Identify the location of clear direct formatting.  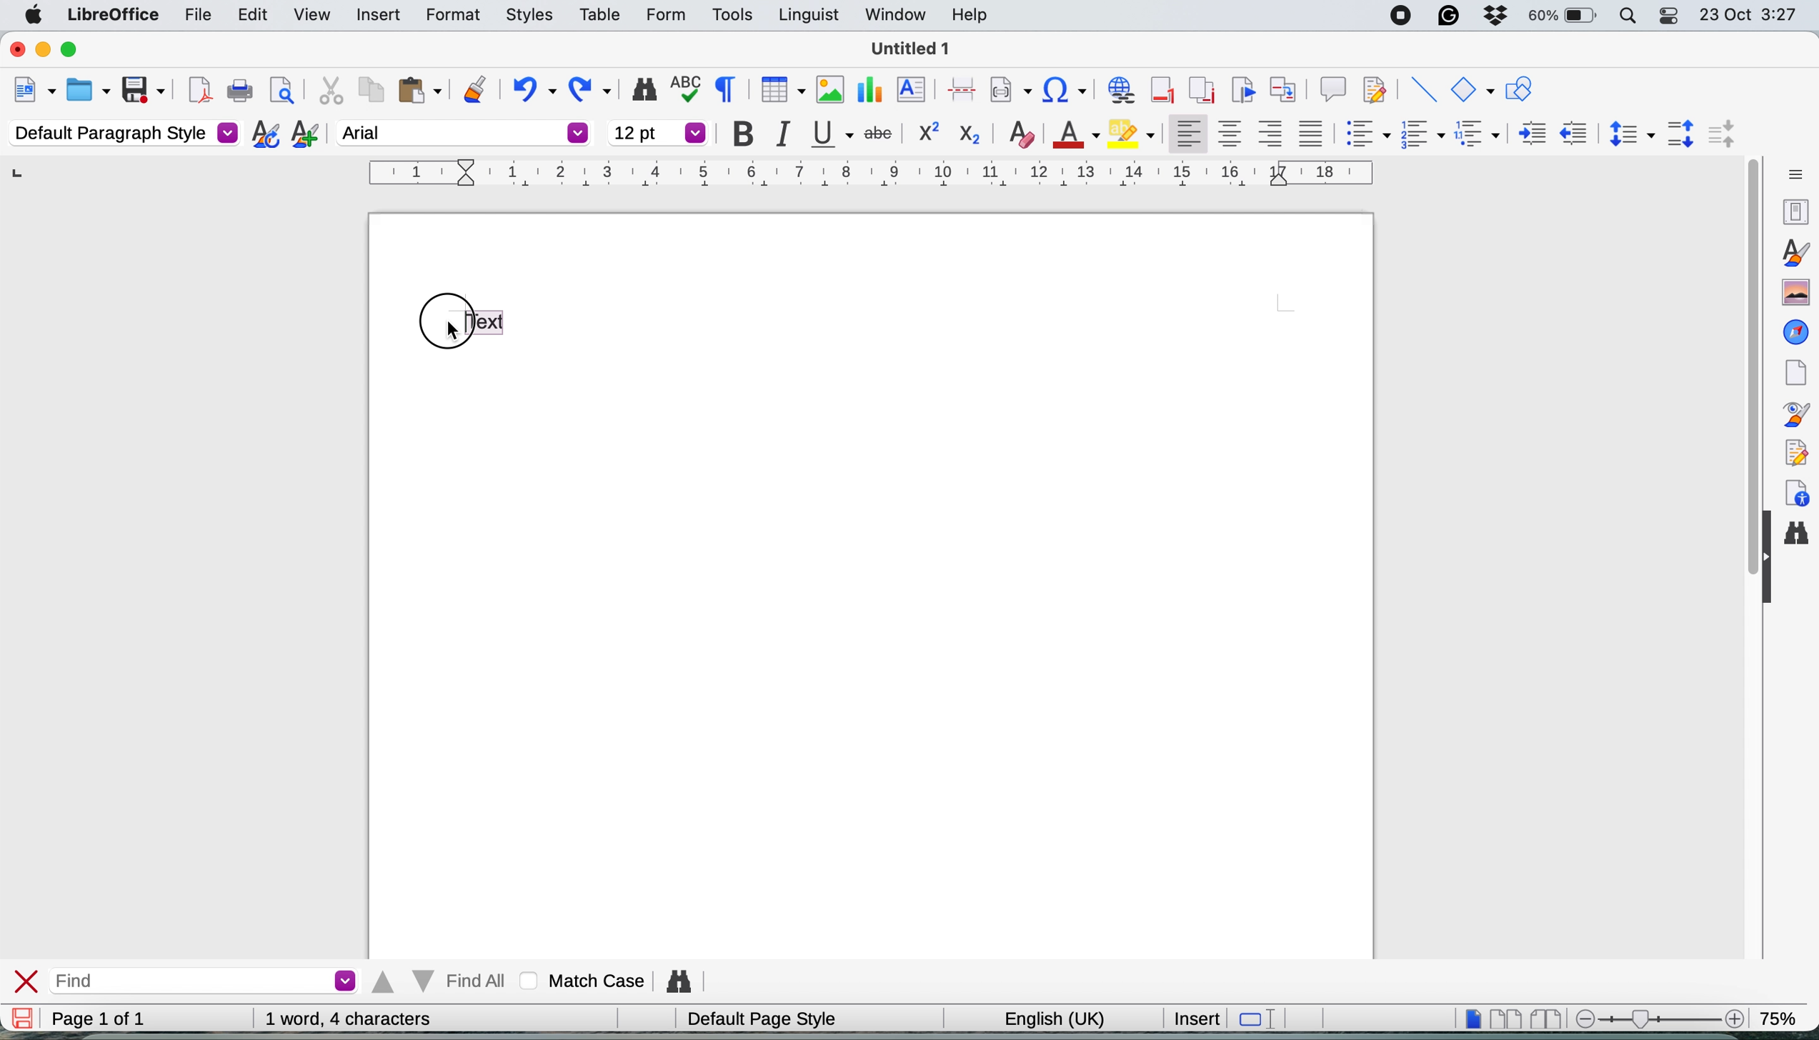
(1022, 135).